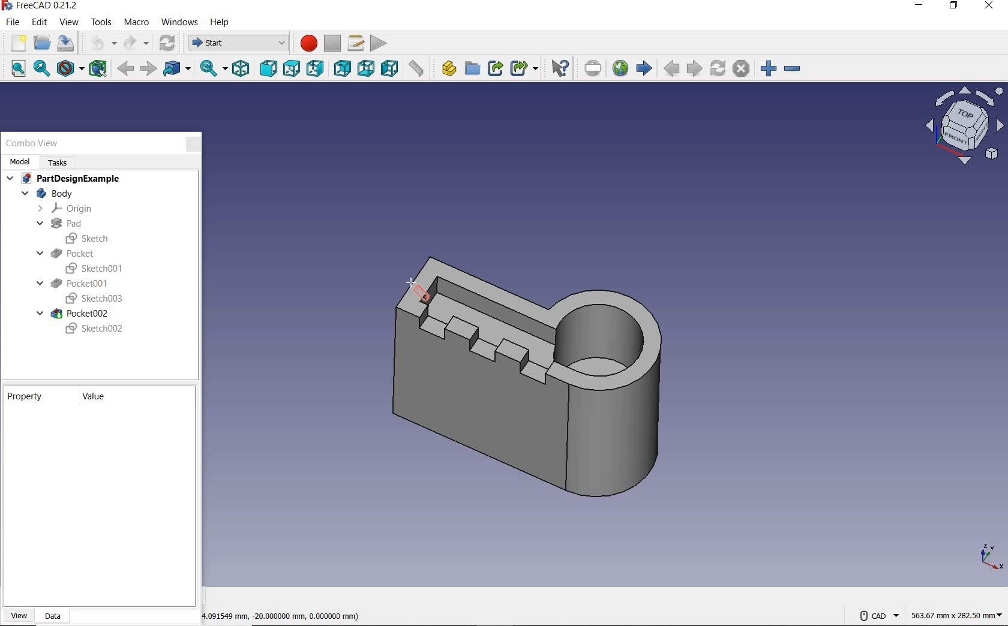 The height and width of the screenshot is (626, 1008). Describe the element at coordinates (136, 44) in the screenshot. I see `redo` at that location.